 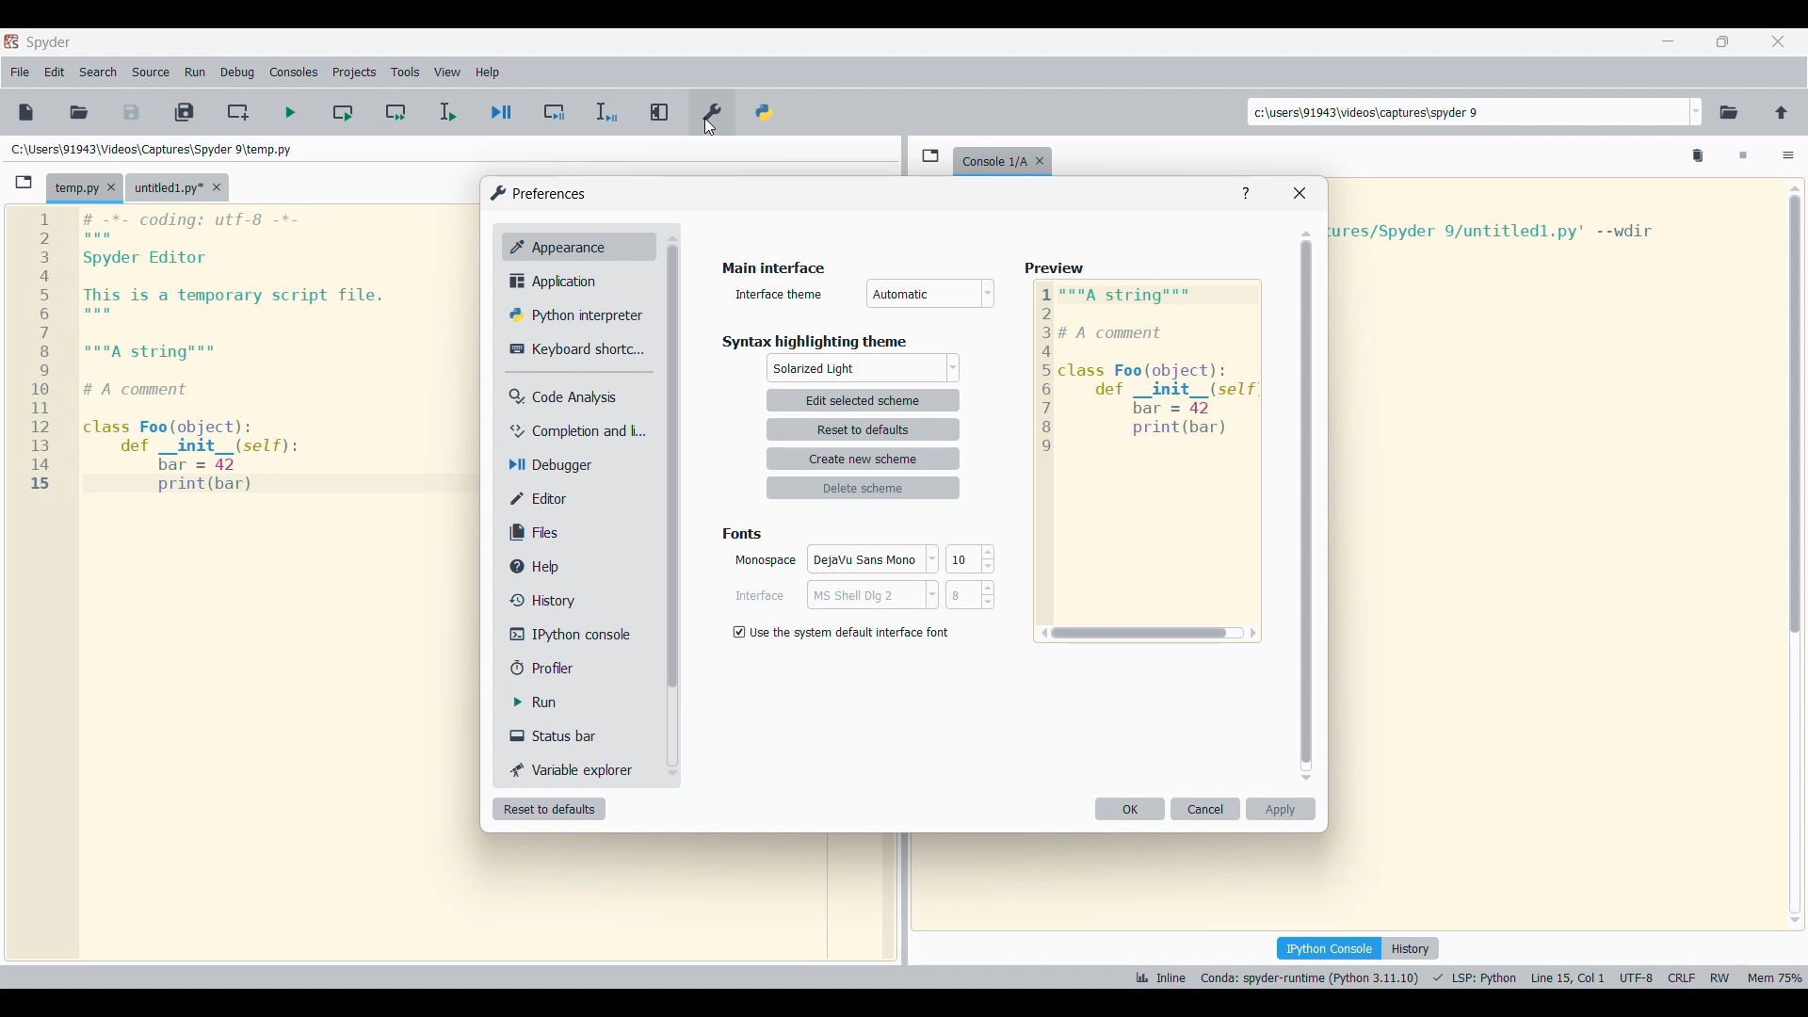 What do you see at coordinates (582, 282) in the screenshot?
I see `Application` at bounding box center [582, 282].